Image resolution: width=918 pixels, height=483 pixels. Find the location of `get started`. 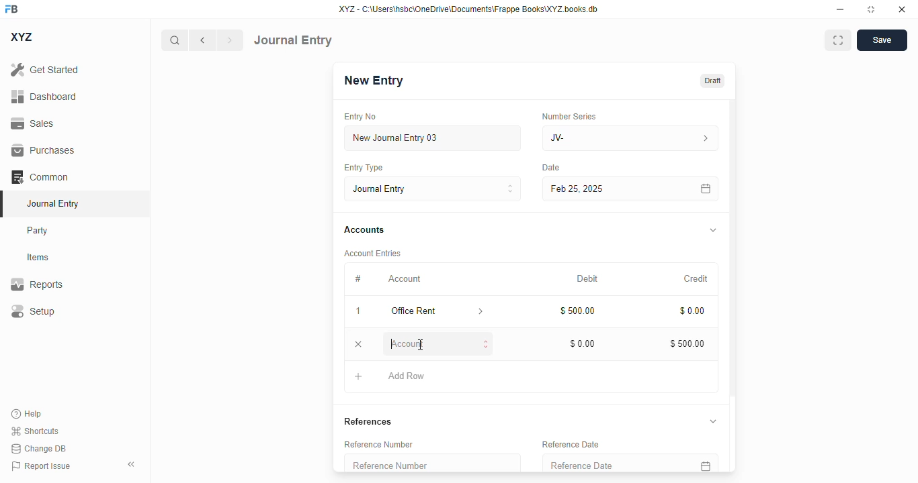

get started is located at coordinates (44, 69).